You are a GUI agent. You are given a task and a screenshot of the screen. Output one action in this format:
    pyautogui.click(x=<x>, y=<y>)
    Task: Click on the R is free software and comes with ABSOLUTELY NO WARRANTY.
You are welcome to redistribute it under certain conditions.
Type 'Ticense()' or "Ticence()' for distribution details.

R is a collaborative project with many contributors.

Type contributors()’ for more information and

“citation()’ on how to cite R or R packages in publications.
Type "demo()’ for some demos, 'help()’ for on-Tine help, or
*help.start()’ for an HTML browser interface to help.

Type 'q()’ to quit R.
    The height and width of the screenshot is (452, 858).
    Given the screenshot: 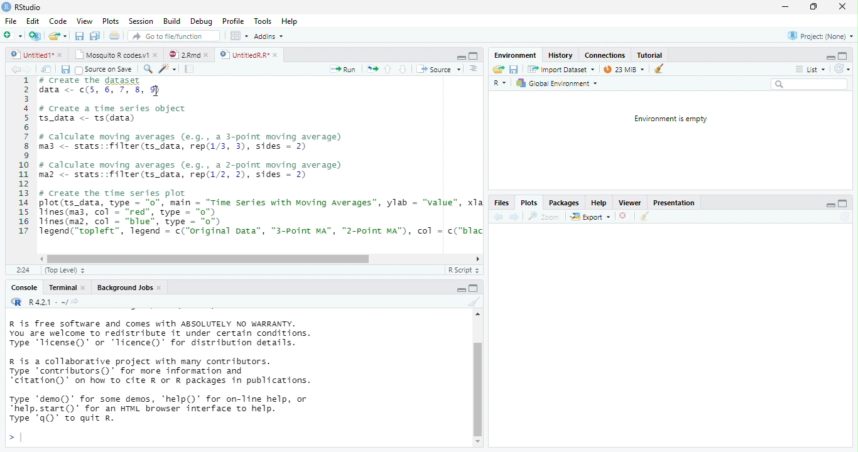 What is the action you would take?
    pyautogui.click(x=214, y=371)
    